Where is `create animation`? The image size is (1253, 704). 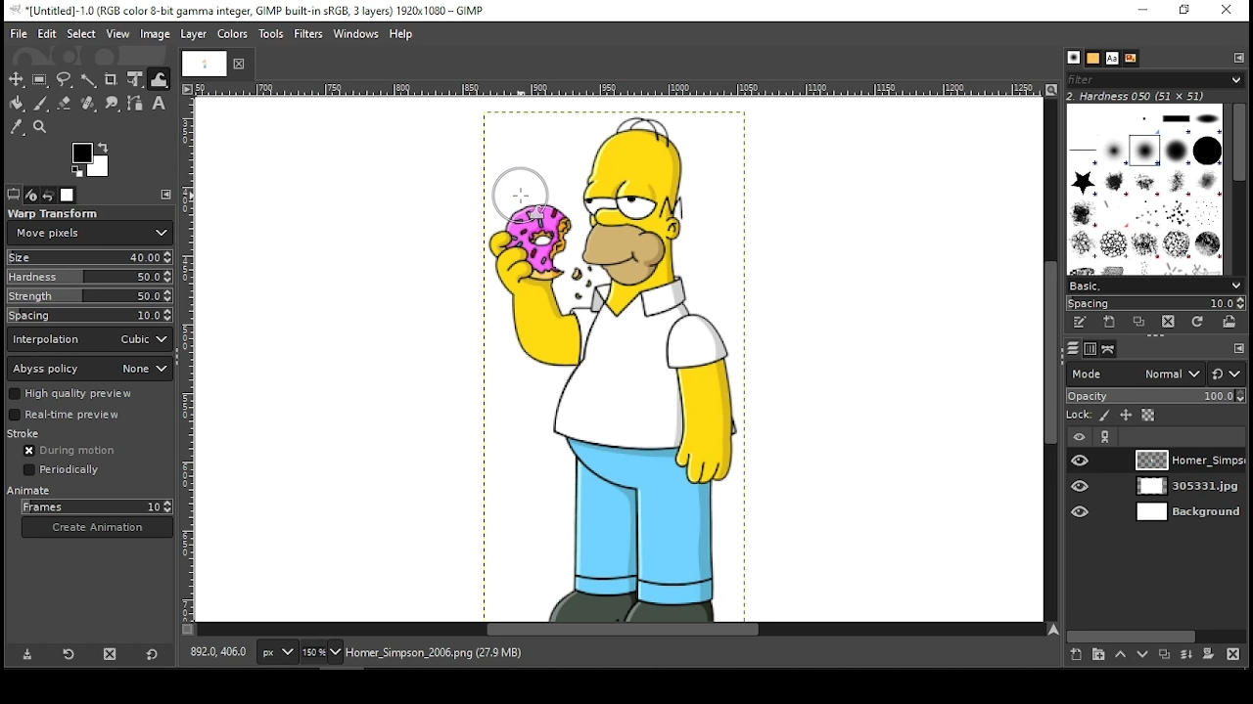
create animation is located at coordinates (96, 526).